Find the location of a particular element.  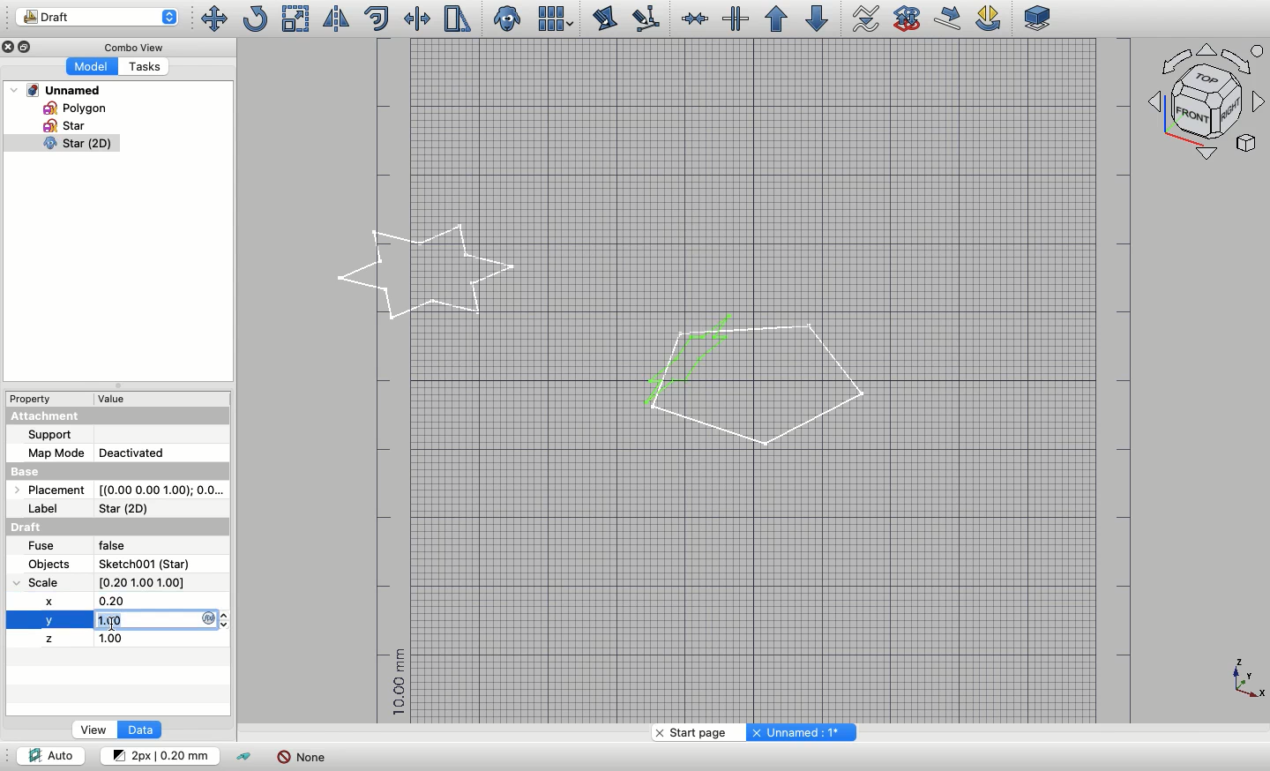

[0.20 1.00 1.00] is located at coordinates (161, 582).